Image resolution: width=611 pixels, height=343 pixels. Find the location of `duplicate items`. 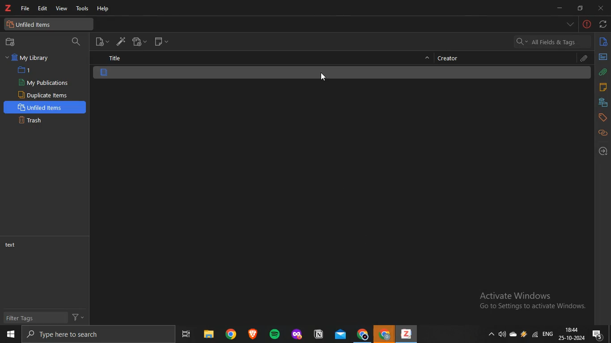

duplicate items is located at coordinates (44, 95).